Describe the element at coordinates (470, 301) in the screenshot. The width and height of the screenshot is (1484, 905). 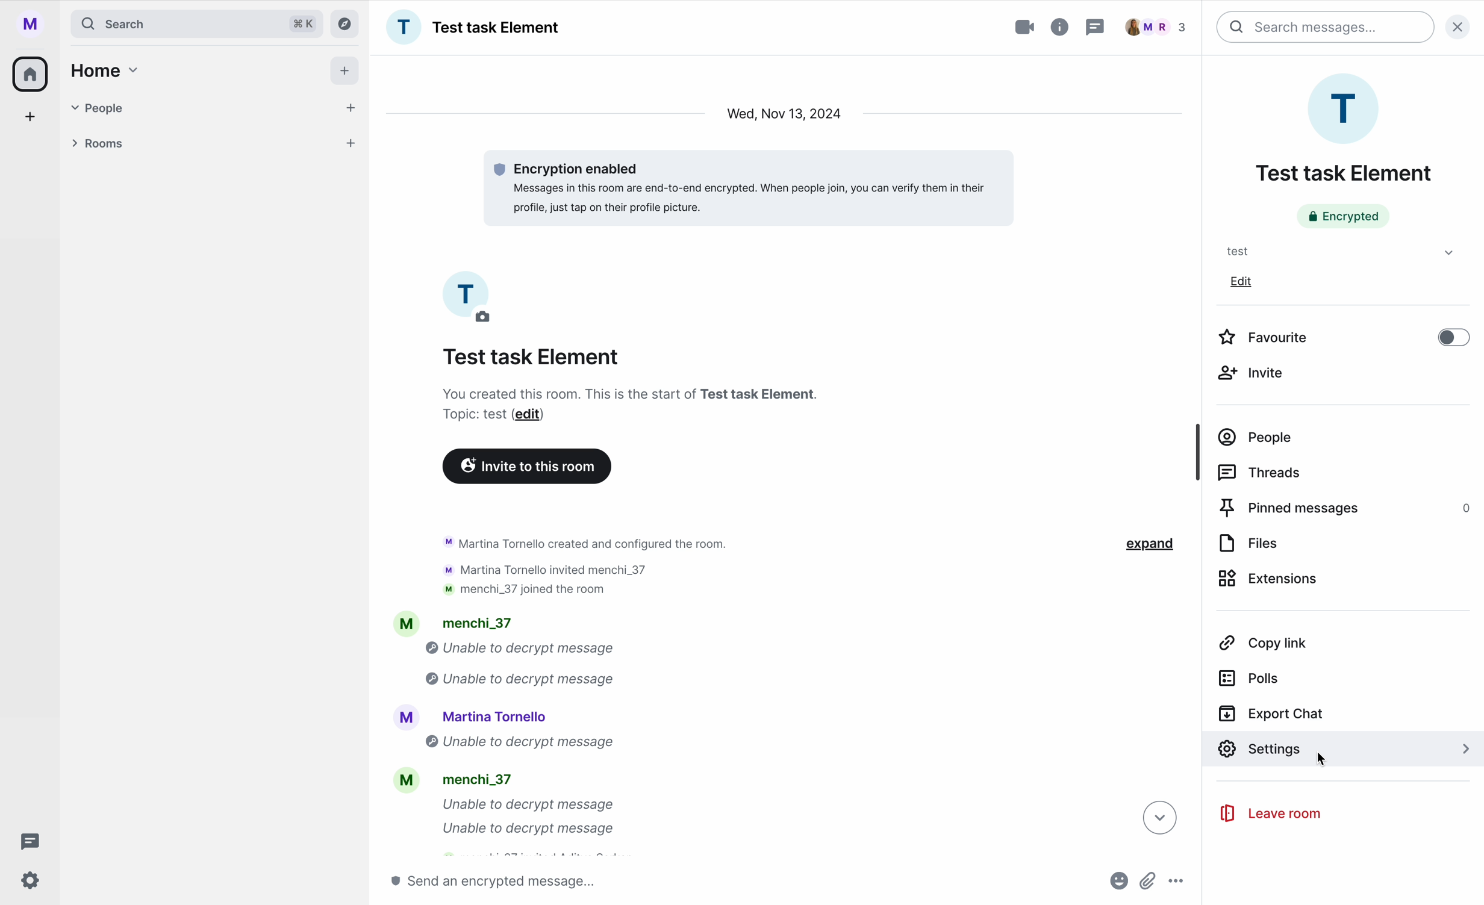
I see `picture profile` at that location.